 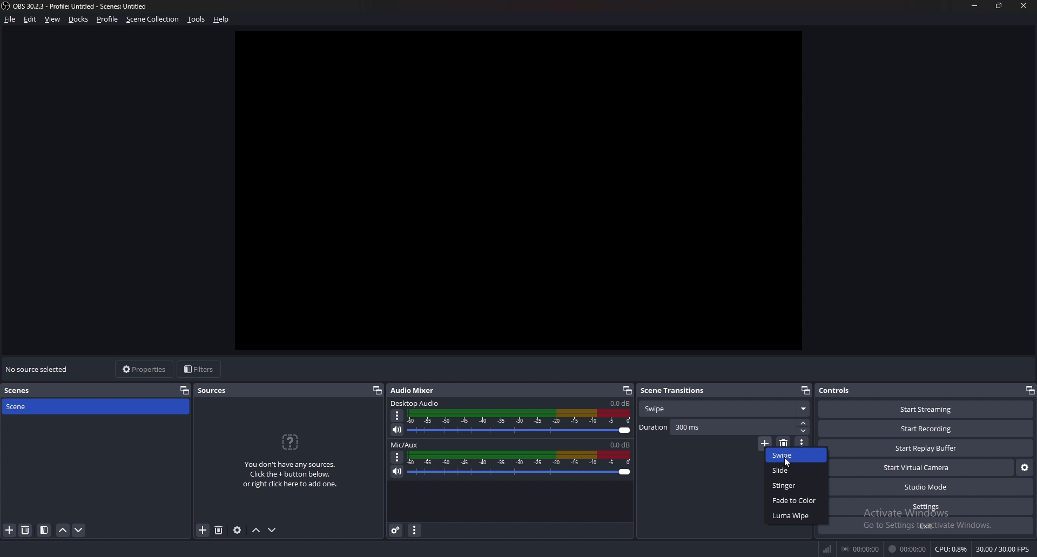 I want to click on pop out, so click(x=185, y=390).